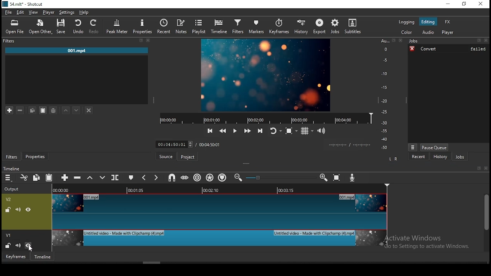 This screenshot has width=491, height=276. Describe the element at coordinates (10, 110) in the screenshot. I see `add filter` at that location.